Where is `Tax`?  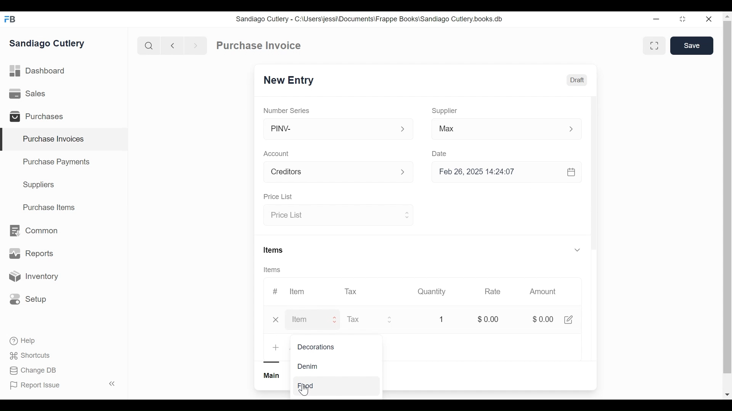 Tax is located at coordinates (352, 291).